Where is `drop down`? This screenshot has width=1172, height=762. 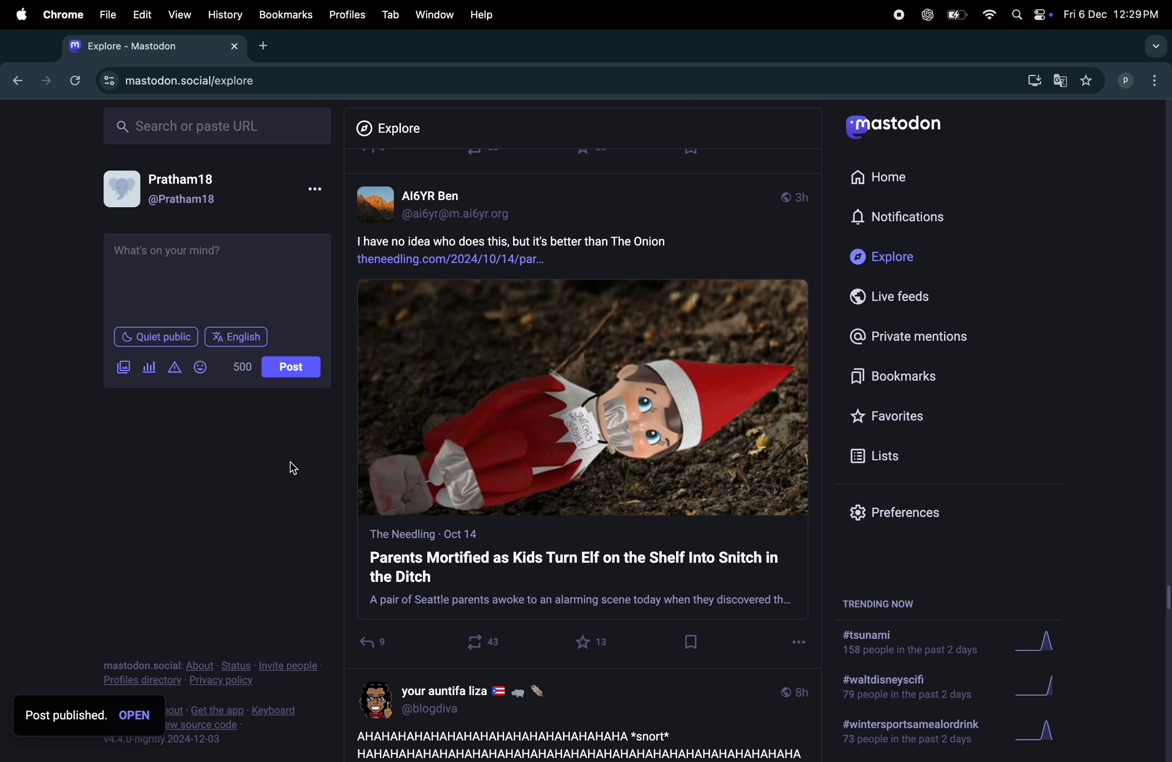 drop down is located at coordinates (1152, 47).